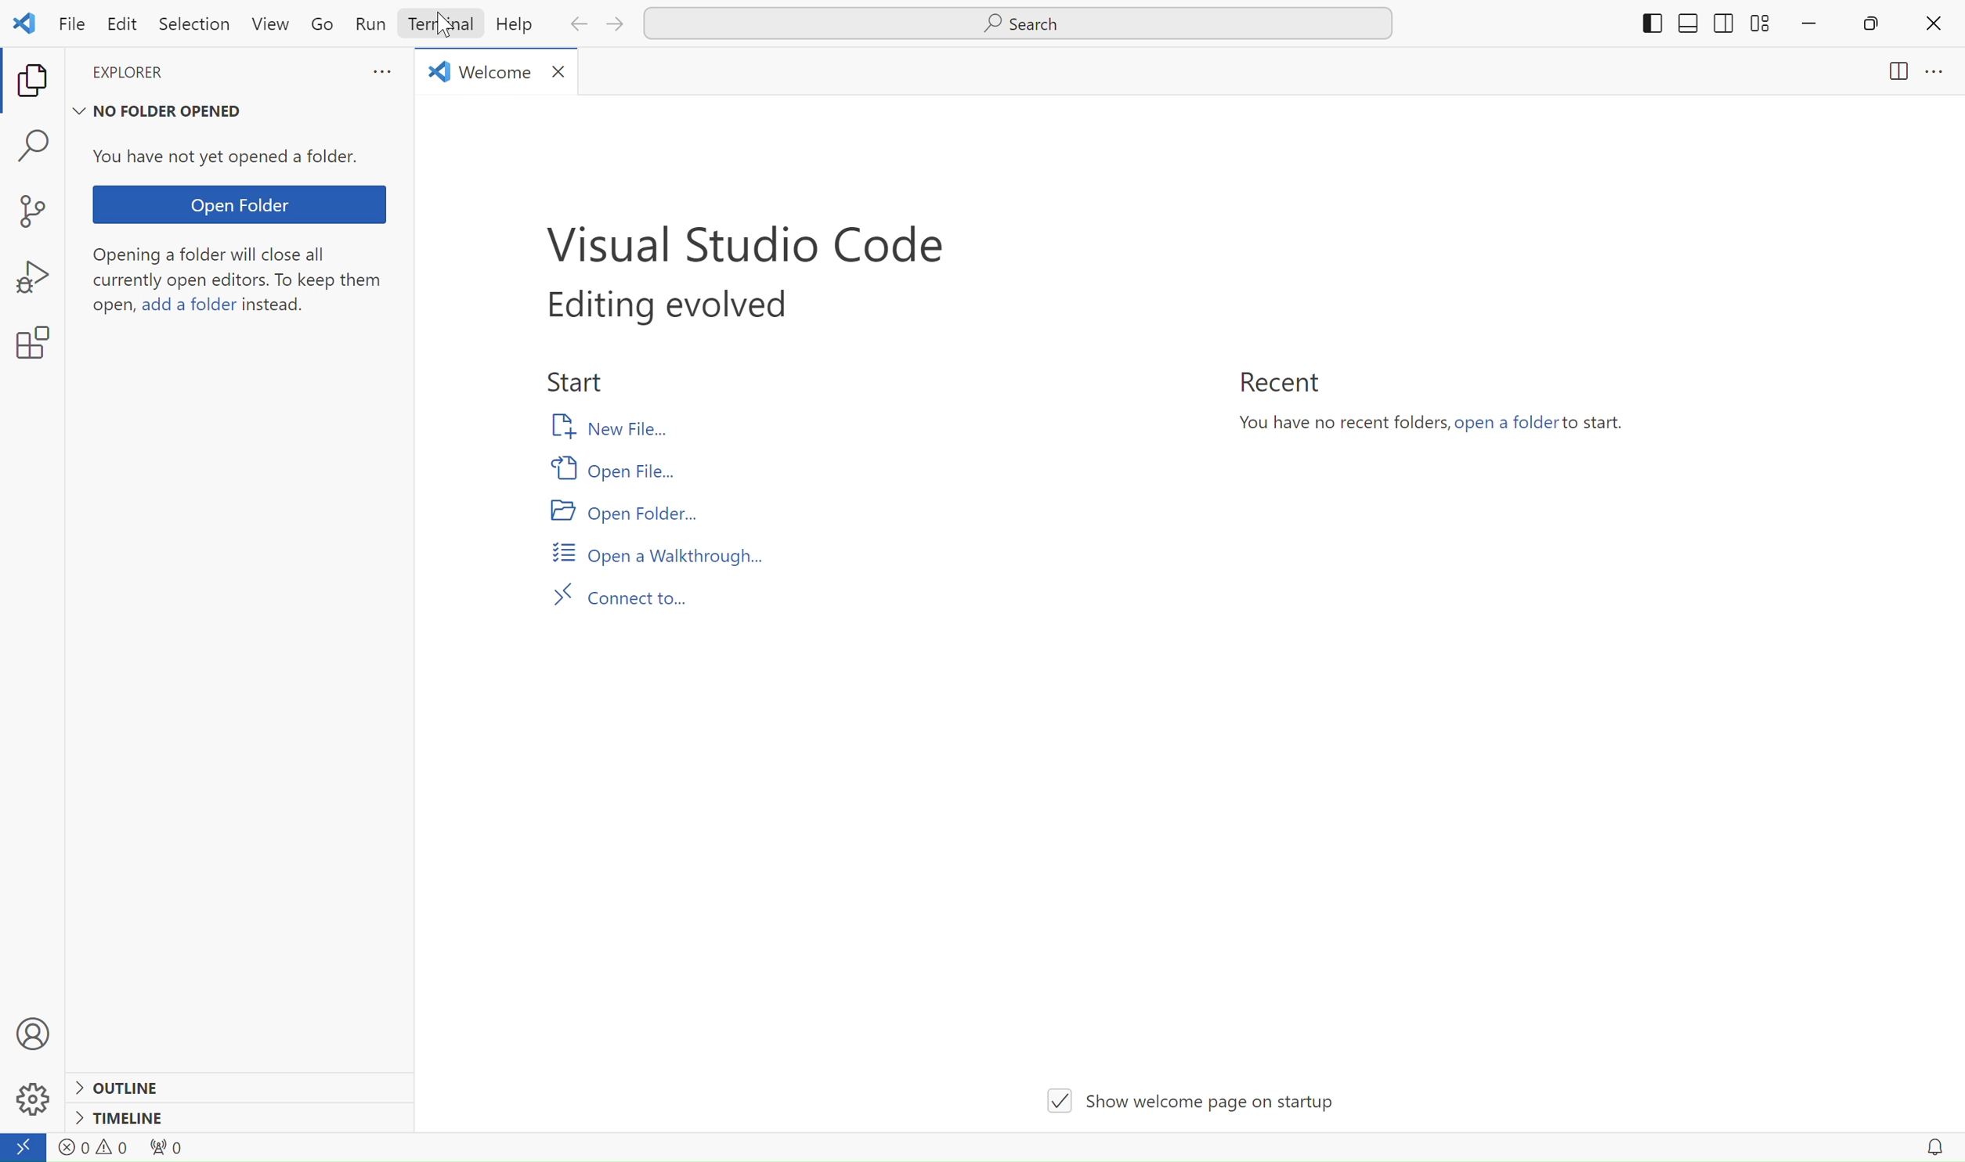  Describe the element at coordinates (327, 26) in the screenshot. I see `Go` at that location.